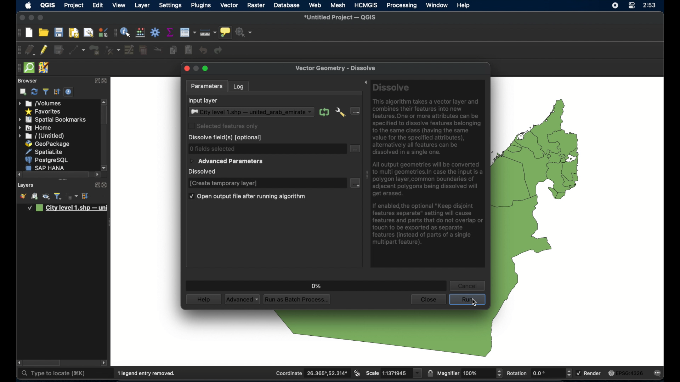 This screenshot has height=382, width=680. What do you see at coordinates (23, 197) in the screenshot?
I see `open layer styling panel` at bounding box center [23, 197].